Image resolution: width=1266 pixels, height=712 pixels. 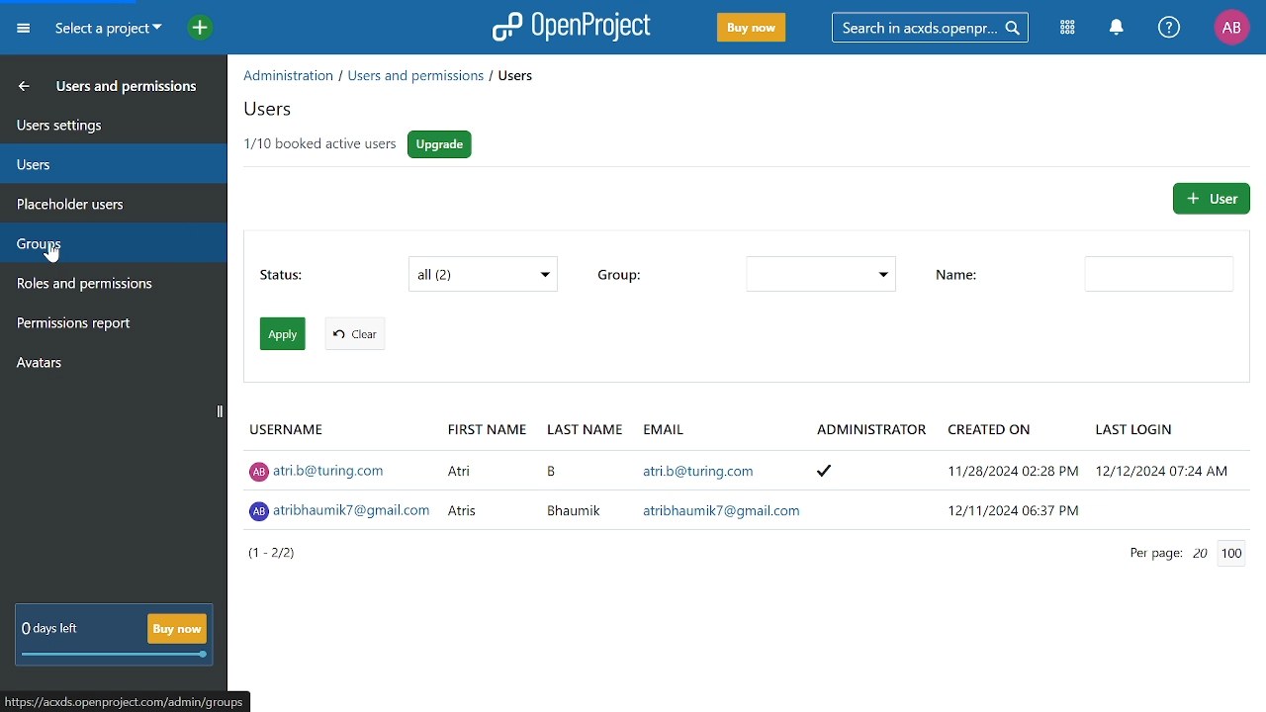 What do you see at coordinates (103, 361) in the screenshot?
I see `avatars` at bounding box center [103, 361].